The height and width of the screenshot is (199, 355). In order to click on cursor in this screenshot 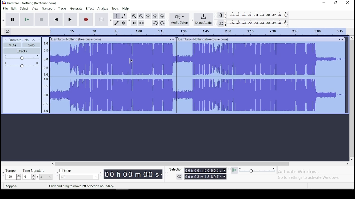, I will do `click(131, 61)`.